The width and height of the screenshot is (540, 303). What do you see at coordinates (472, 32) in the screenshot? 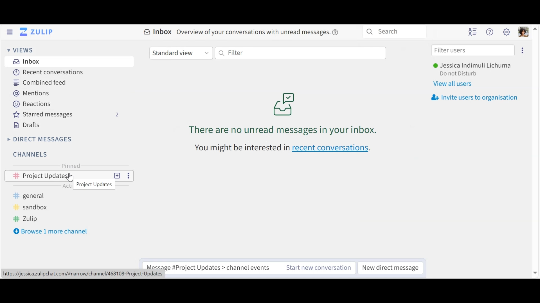
I see `Hide user list` at bounding box center [472, 32].